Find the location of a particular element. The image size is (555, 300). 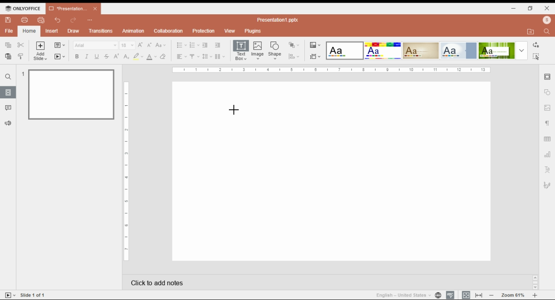

insert is located at coordinates (53, 31).